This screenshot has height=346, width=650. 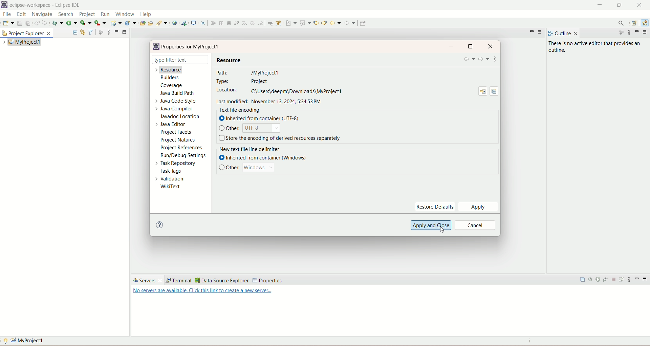 What do you see at coordinates (637, 31) in the screenshot?
I see `minimize` at bounding box center [637, 31].